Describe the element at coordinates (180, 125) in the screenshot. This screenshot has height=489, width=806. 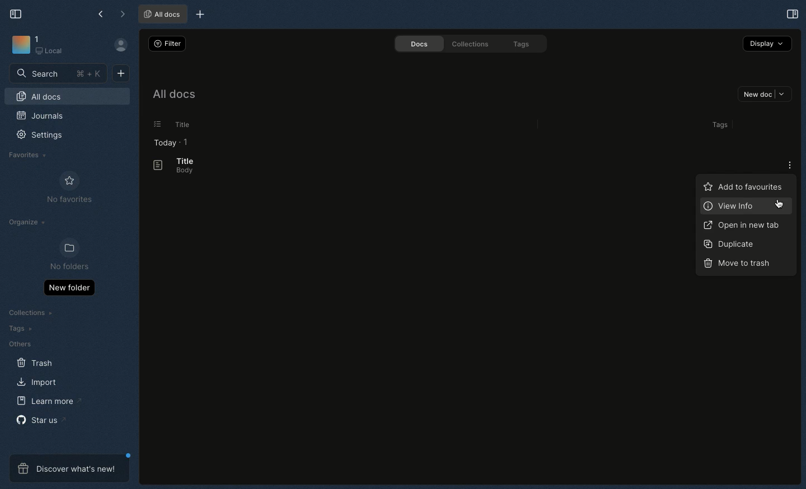
I see `Title` at that location.